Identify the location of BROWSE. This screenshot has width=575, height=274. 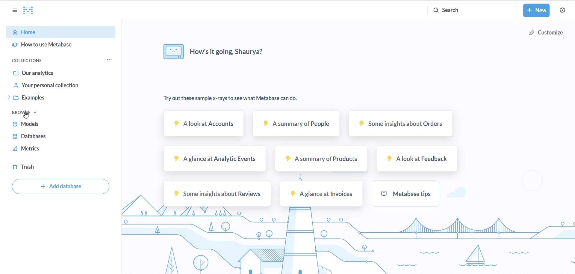
(22, 112).